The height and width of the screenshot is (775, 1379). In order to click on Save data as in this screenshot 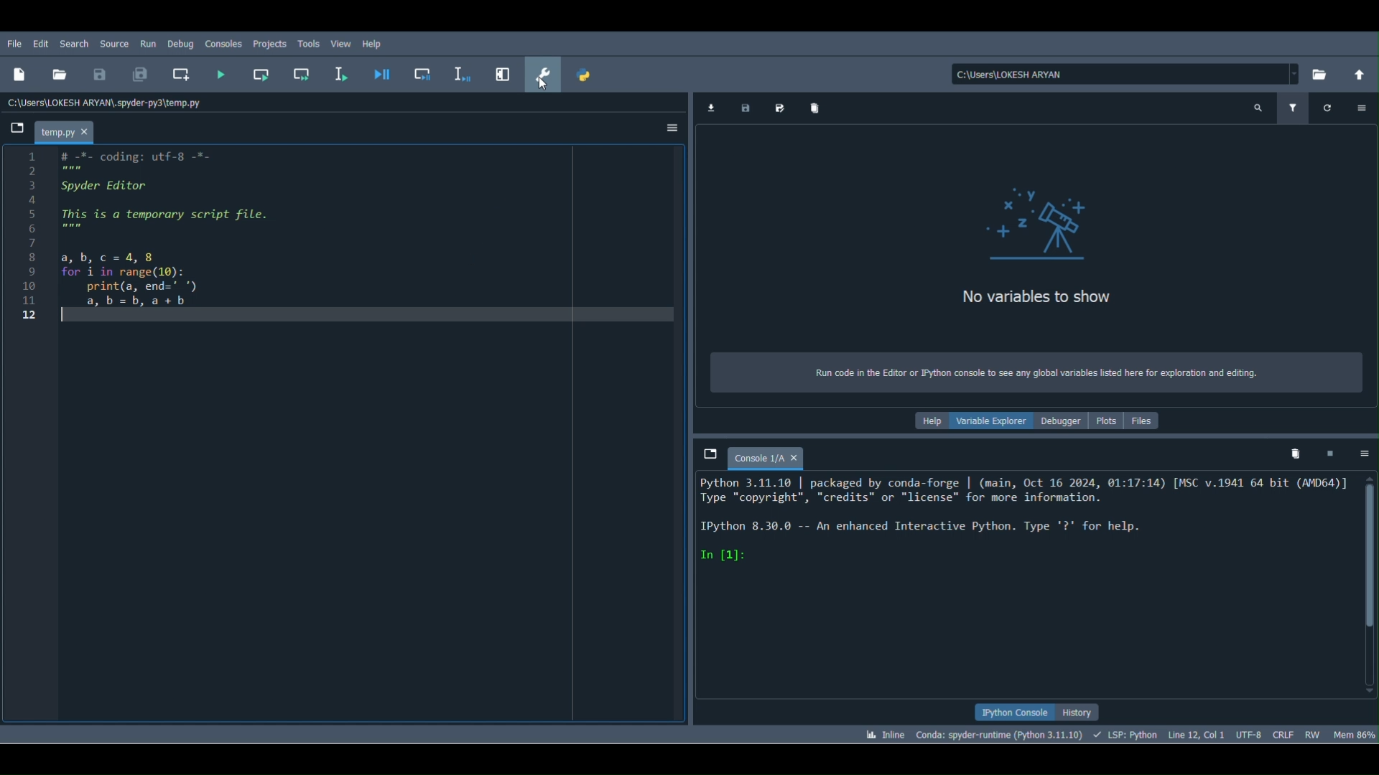, I will do `click(779, 109)`.